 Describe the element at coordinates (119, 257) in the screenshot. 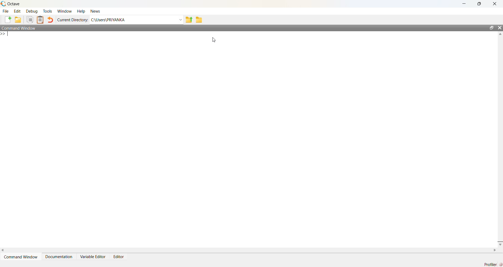

I see `Editor` at that location.